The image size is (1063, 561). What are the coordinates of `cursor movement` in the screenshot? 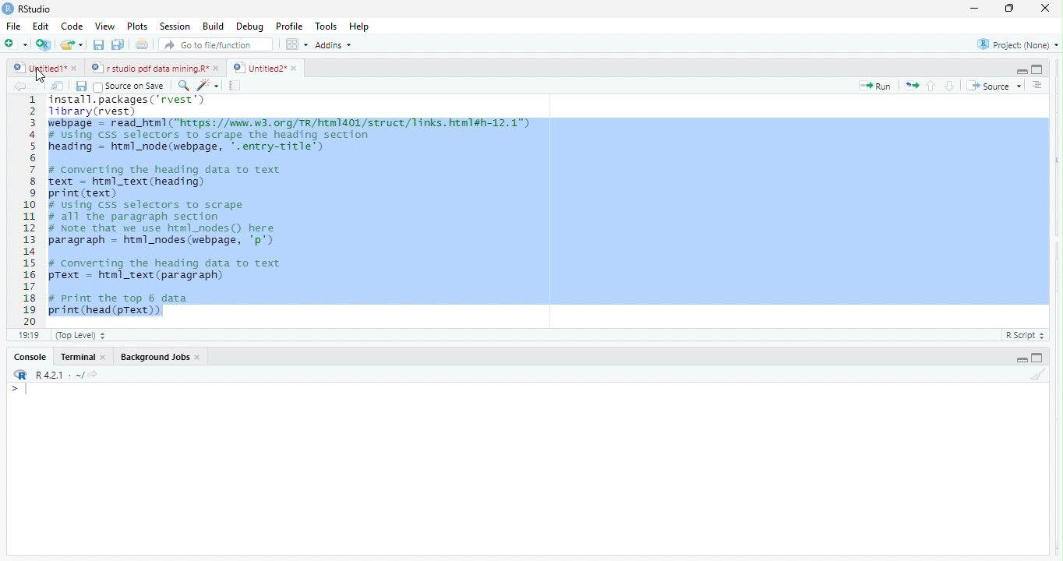 It's located at (41, 76).